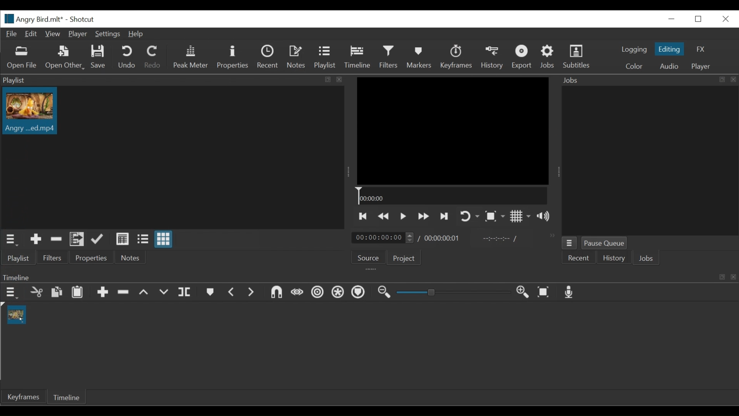 This screenshot has width=739, height=416. I want to click on Edit, so click(31, 34).